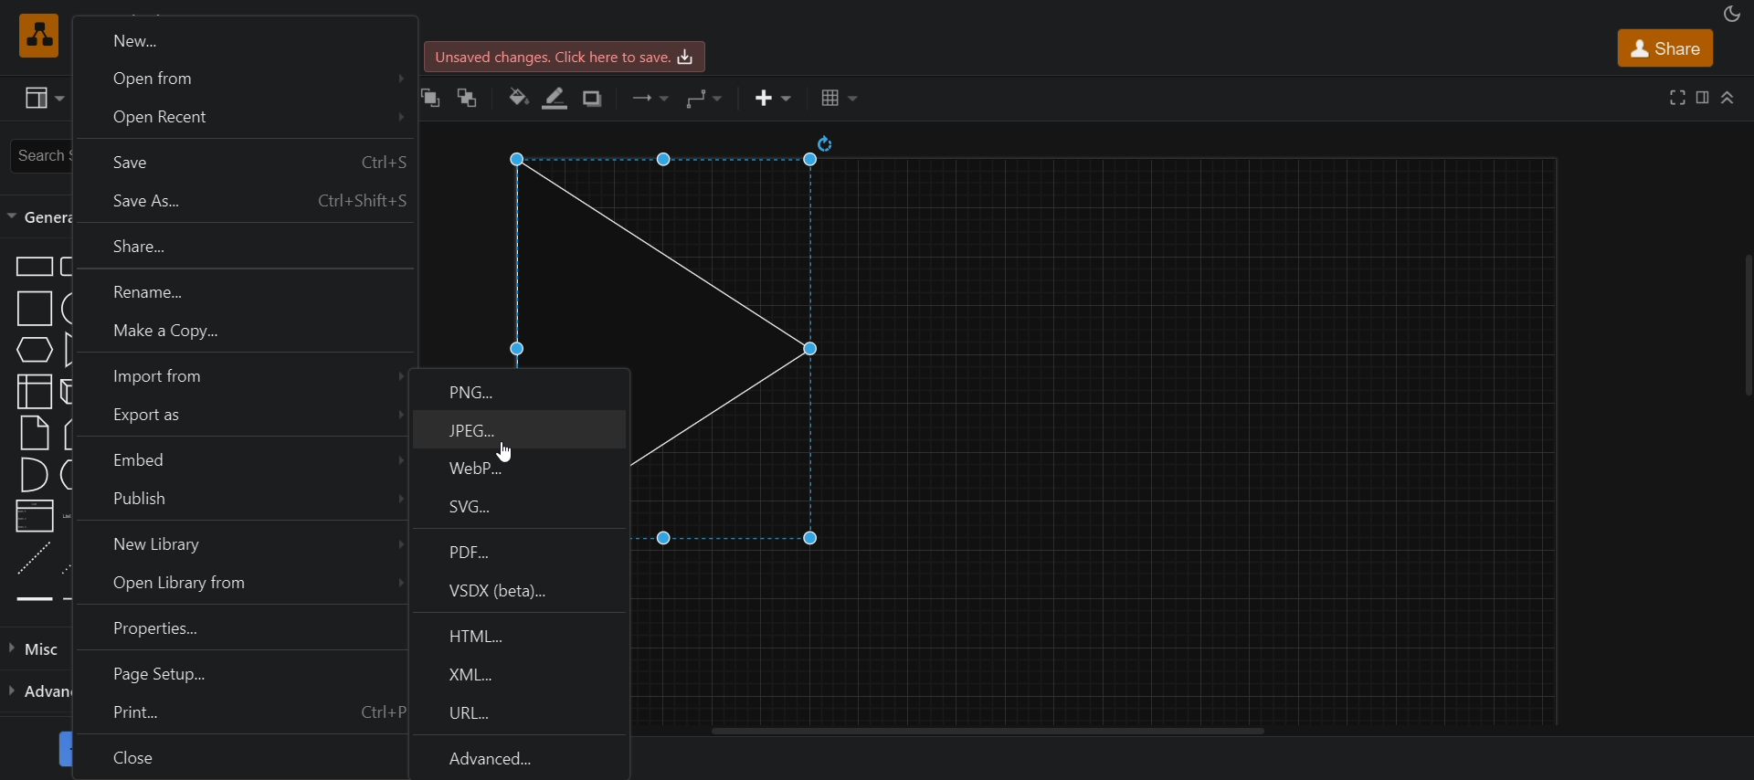  Describe the element at coordinates (241, 120) in the screenshot. I see `open recent` at that location.